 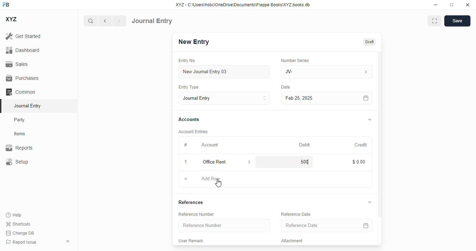 What do you see at coordinates (27, 106) in the screenshot?
I see `journal entry` at bounding box center [27, 106].